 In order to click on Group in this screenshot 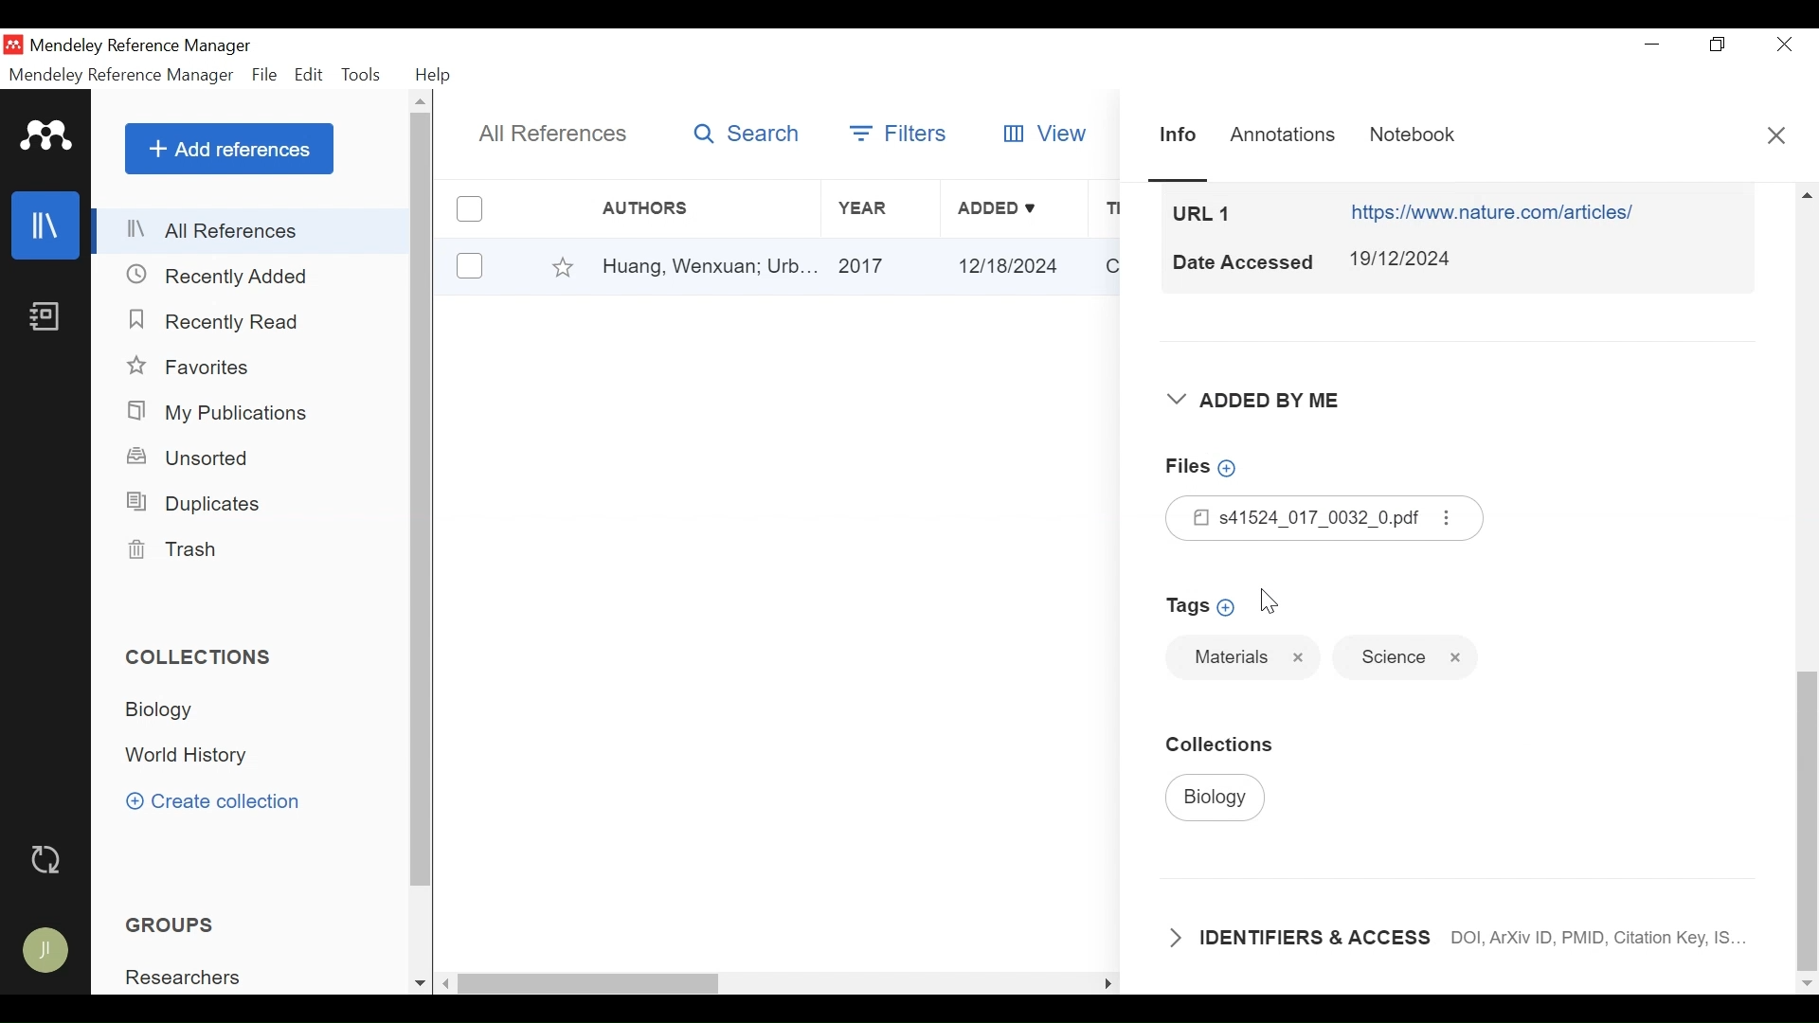, I will do `click(194, 978)`.